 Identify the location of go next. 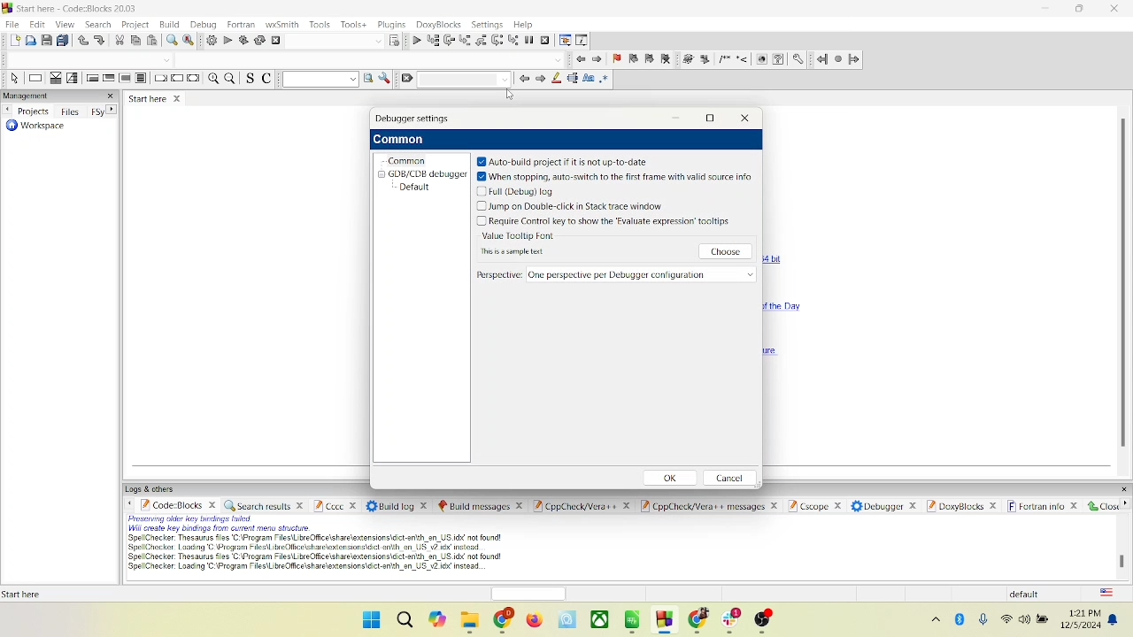
(597, 58).